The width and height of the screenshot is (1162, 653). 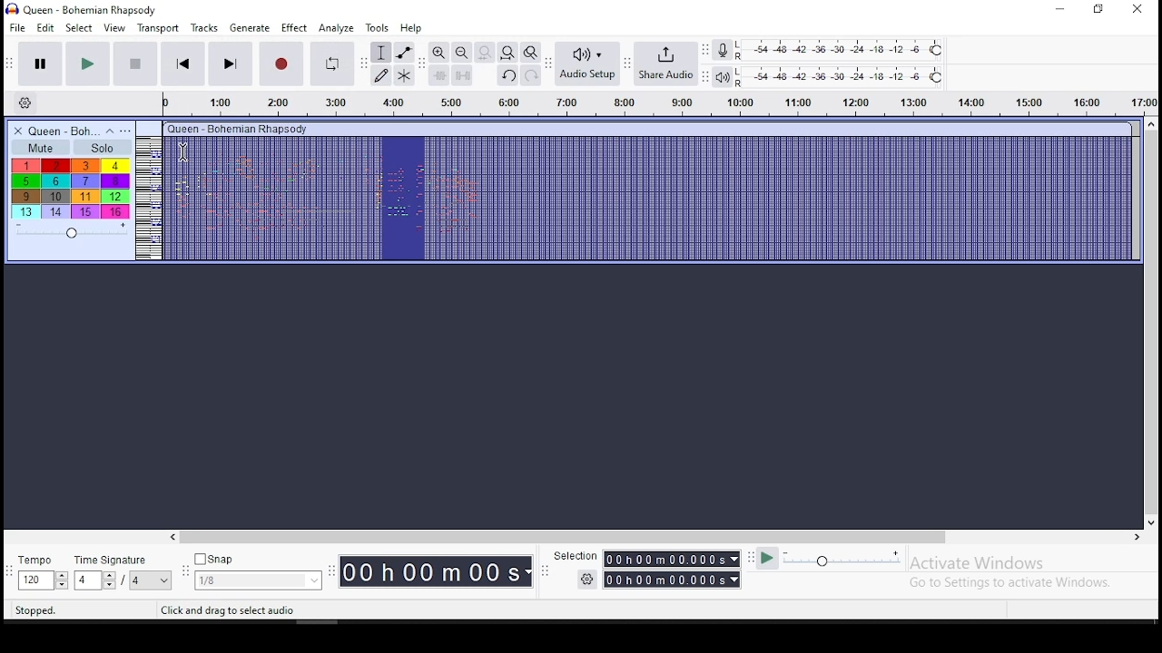 I want to click on share audio, so click(x=667, y=65).